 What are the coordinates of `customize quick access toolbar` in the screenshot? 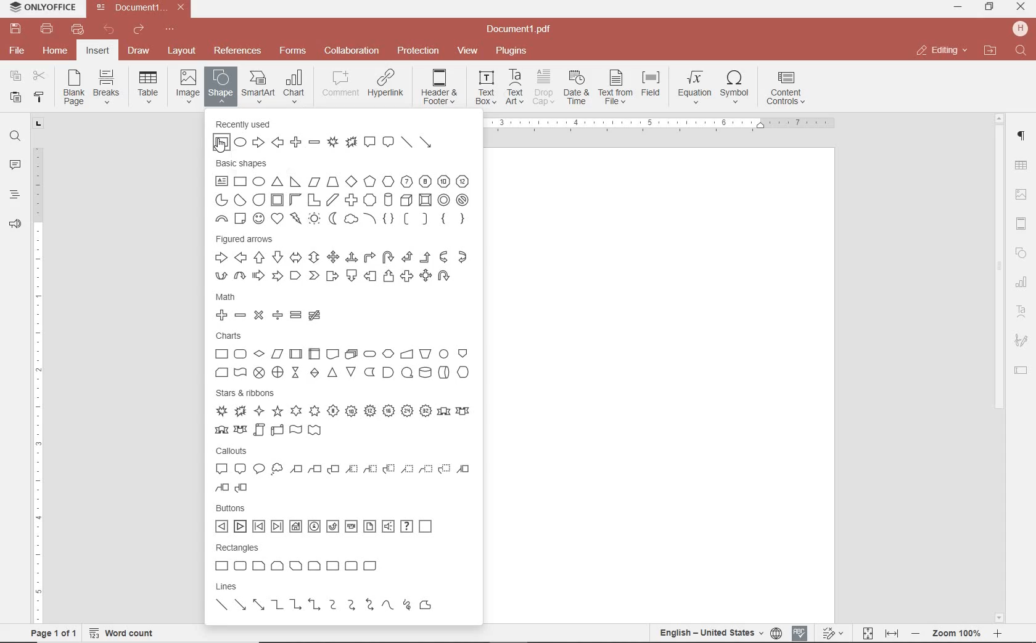 It's located at (170, 30).